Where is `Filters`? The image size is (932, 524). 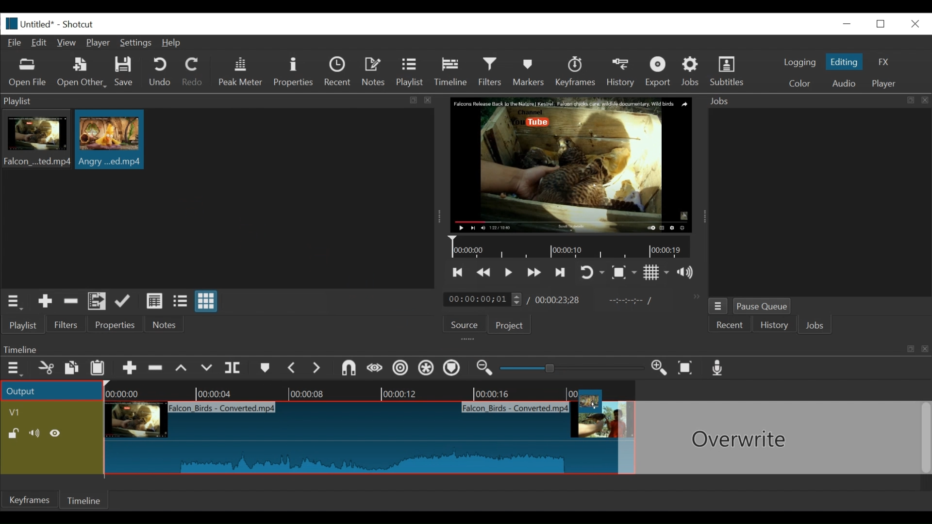
Filters is located at coordinates (67, 325).